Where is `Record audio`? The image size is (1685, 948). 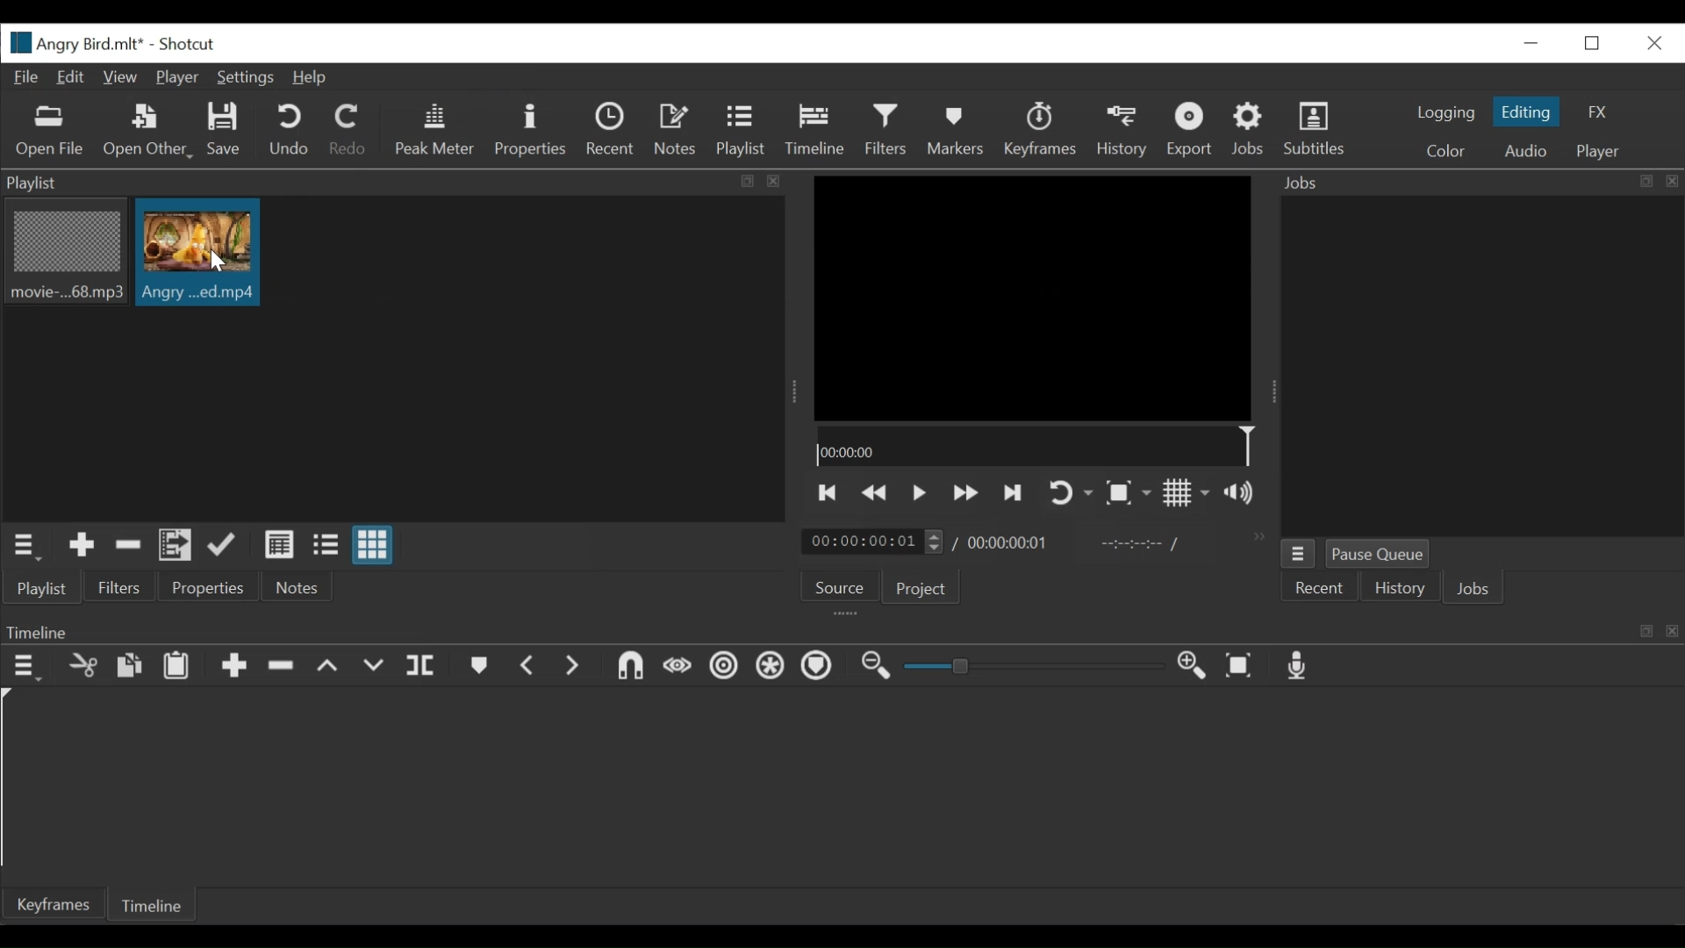 Record audio is located at coordinates (1300, 666).